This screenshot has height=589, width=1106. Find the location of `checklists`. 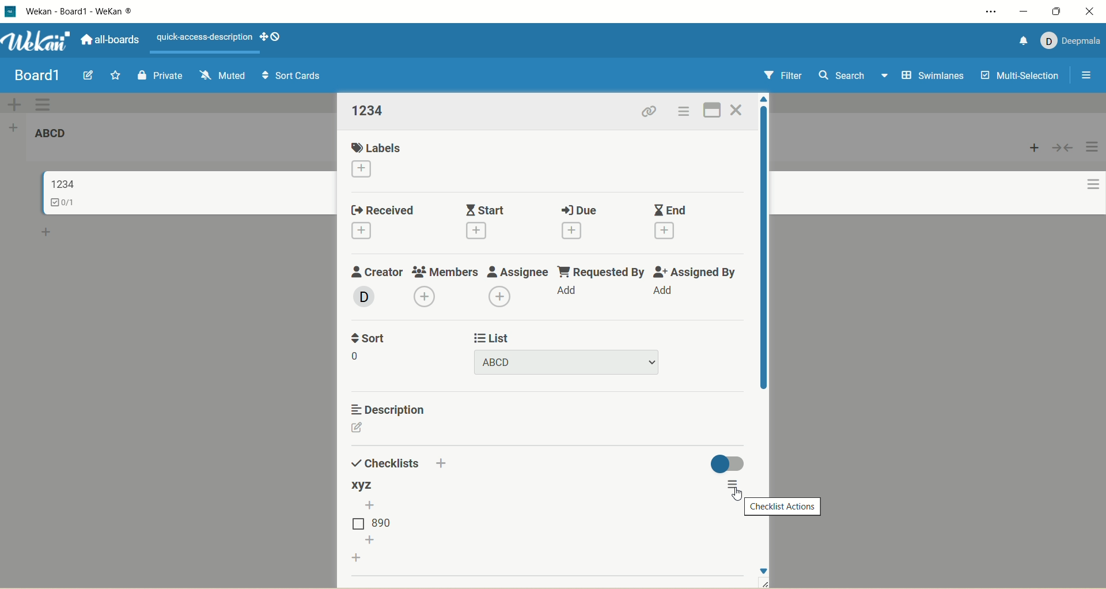

checklists is located at coordinates (385, 463).